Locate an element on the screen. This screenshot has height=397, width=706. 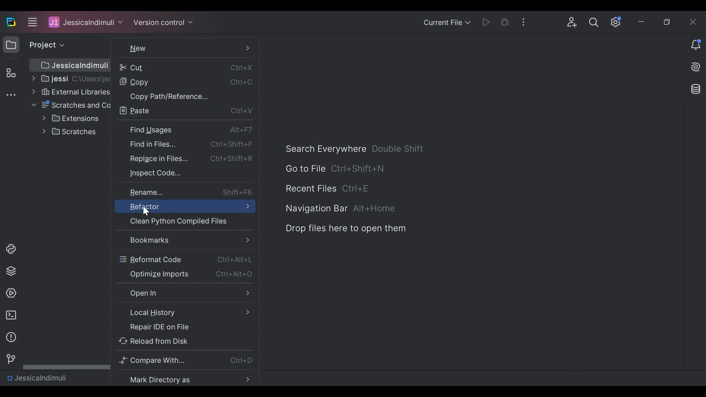
Ctrl+E is located at coordinates (357, 189).